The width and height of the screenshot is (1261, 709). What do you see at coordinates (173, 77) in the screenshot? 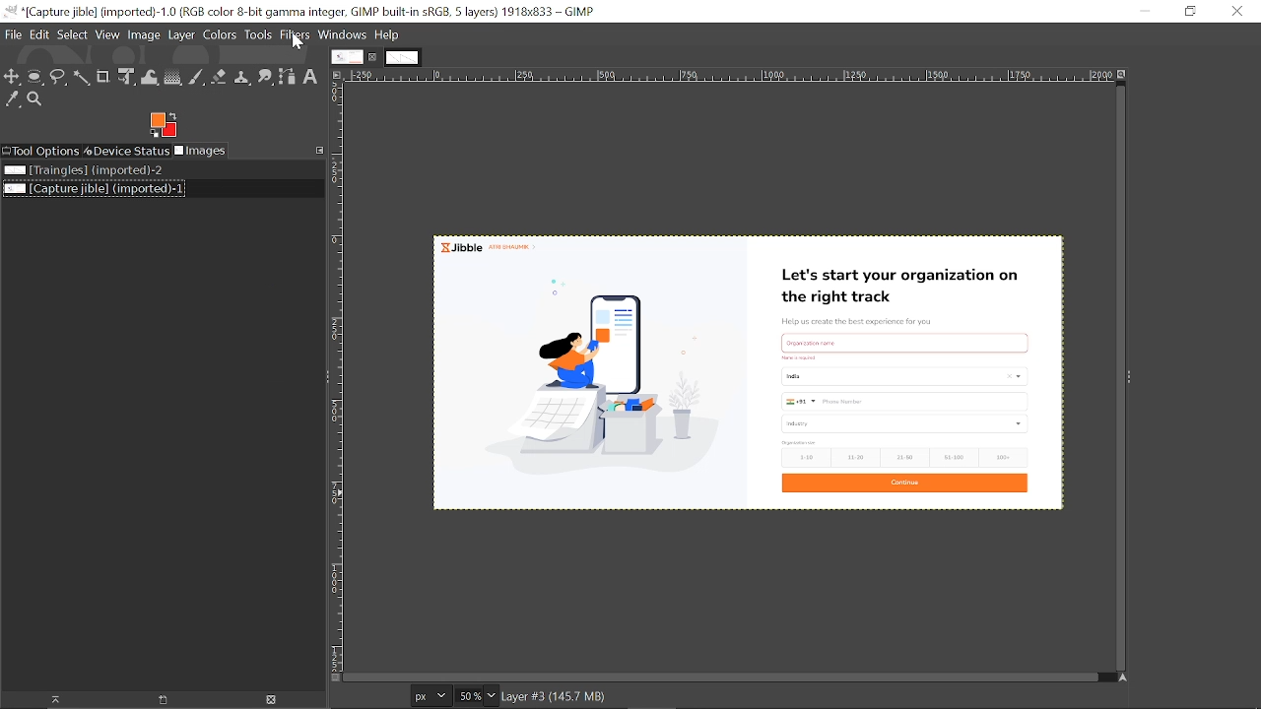
I see `Gradient tool` at bounding box center [173, 77].